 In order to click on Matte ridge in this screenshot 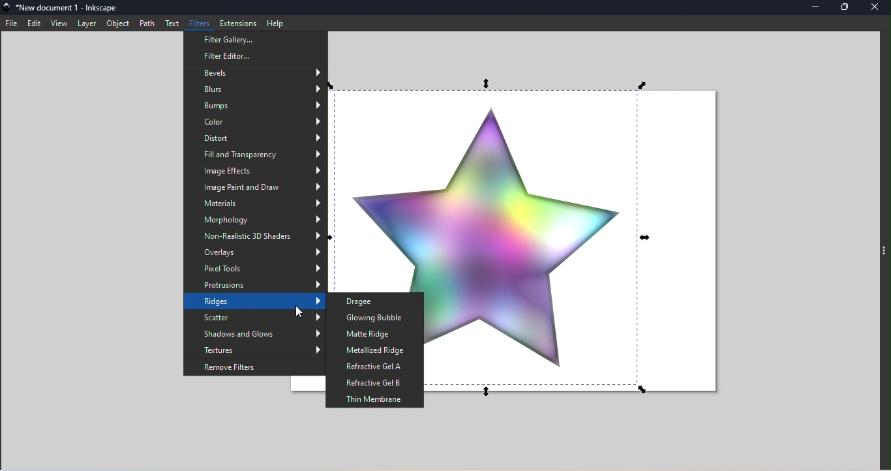, I will do `click(376, 333)`.